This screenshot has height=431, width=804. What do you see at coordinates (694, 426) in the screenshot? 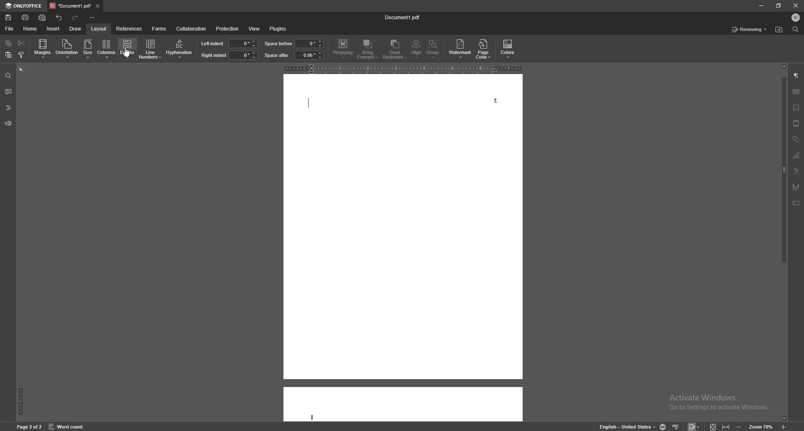
I see `track changes` at bounding box center [694, 426].